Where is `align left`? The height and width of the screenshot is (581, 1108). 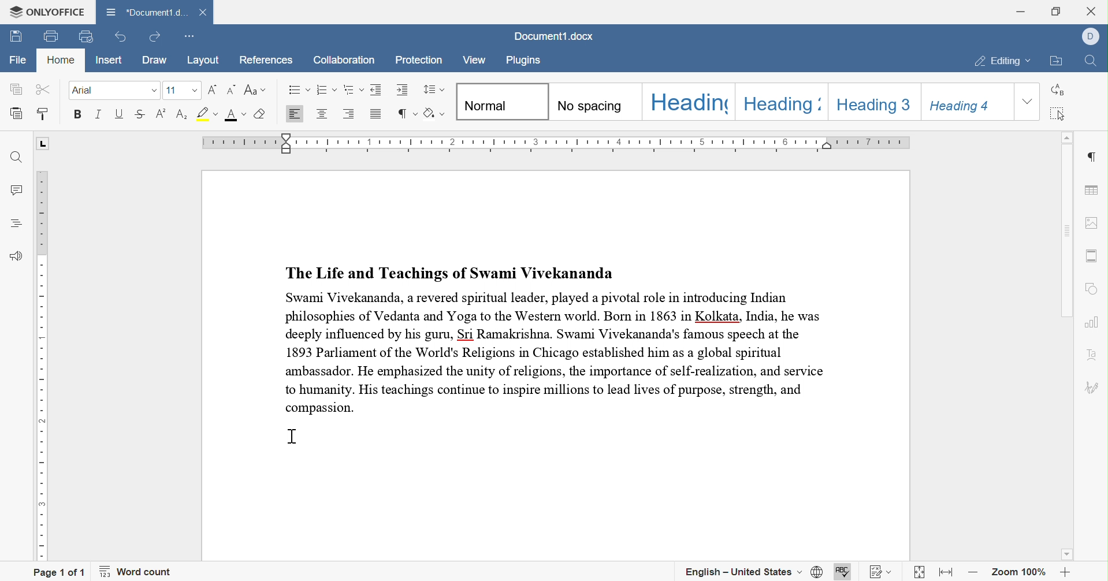
align left is located at coordinates (293, 114).